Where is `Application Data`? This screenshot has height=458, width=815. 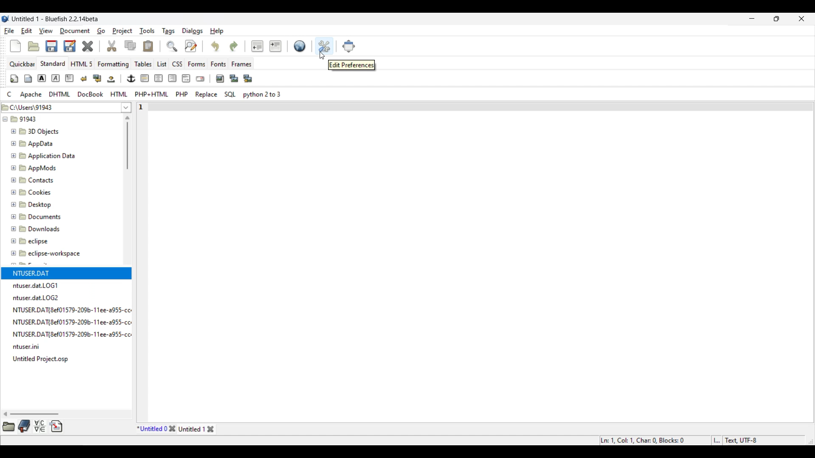 Application Data is located at coordinates (43, 154).